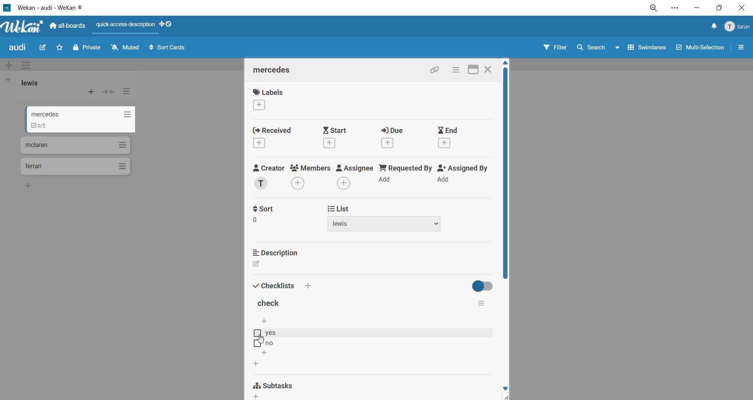  What do you see at coordinates (58, 47) in the screenshot?
I see `star` at bounding box center [58, 47].